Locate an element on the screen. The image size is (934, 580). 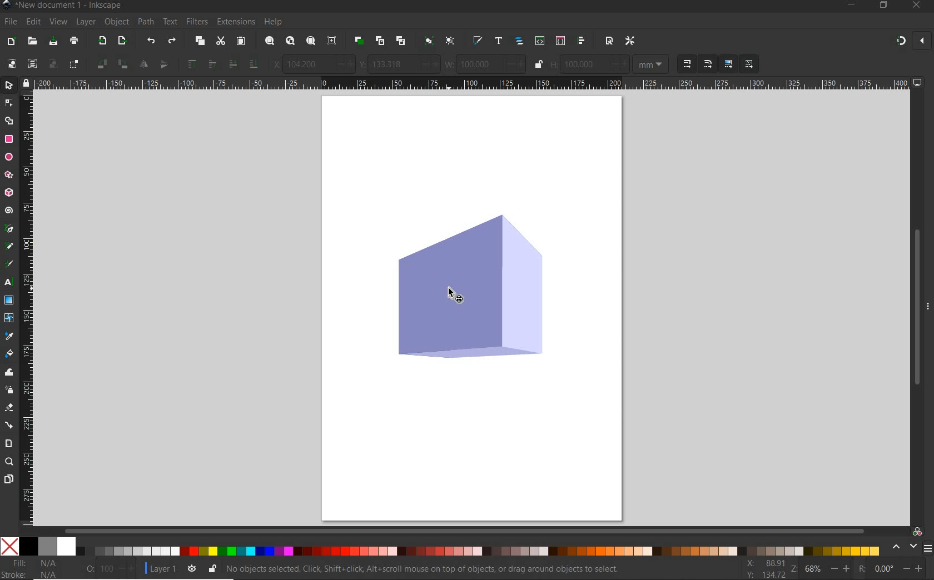
GRADIENT TOOL is located at coordinates (9, 301).